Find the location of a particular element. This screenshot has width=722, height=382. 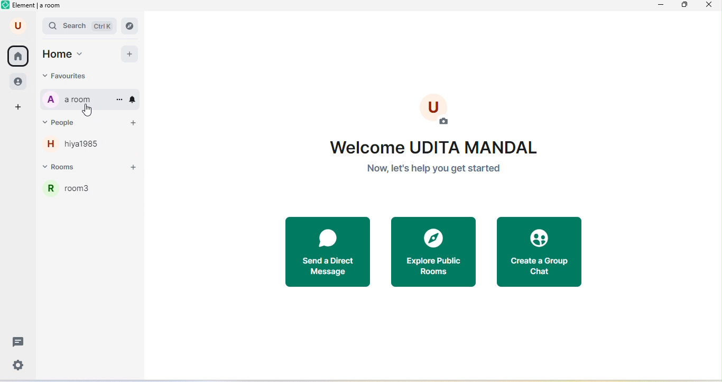

add room is located at coordinates (136, 168).